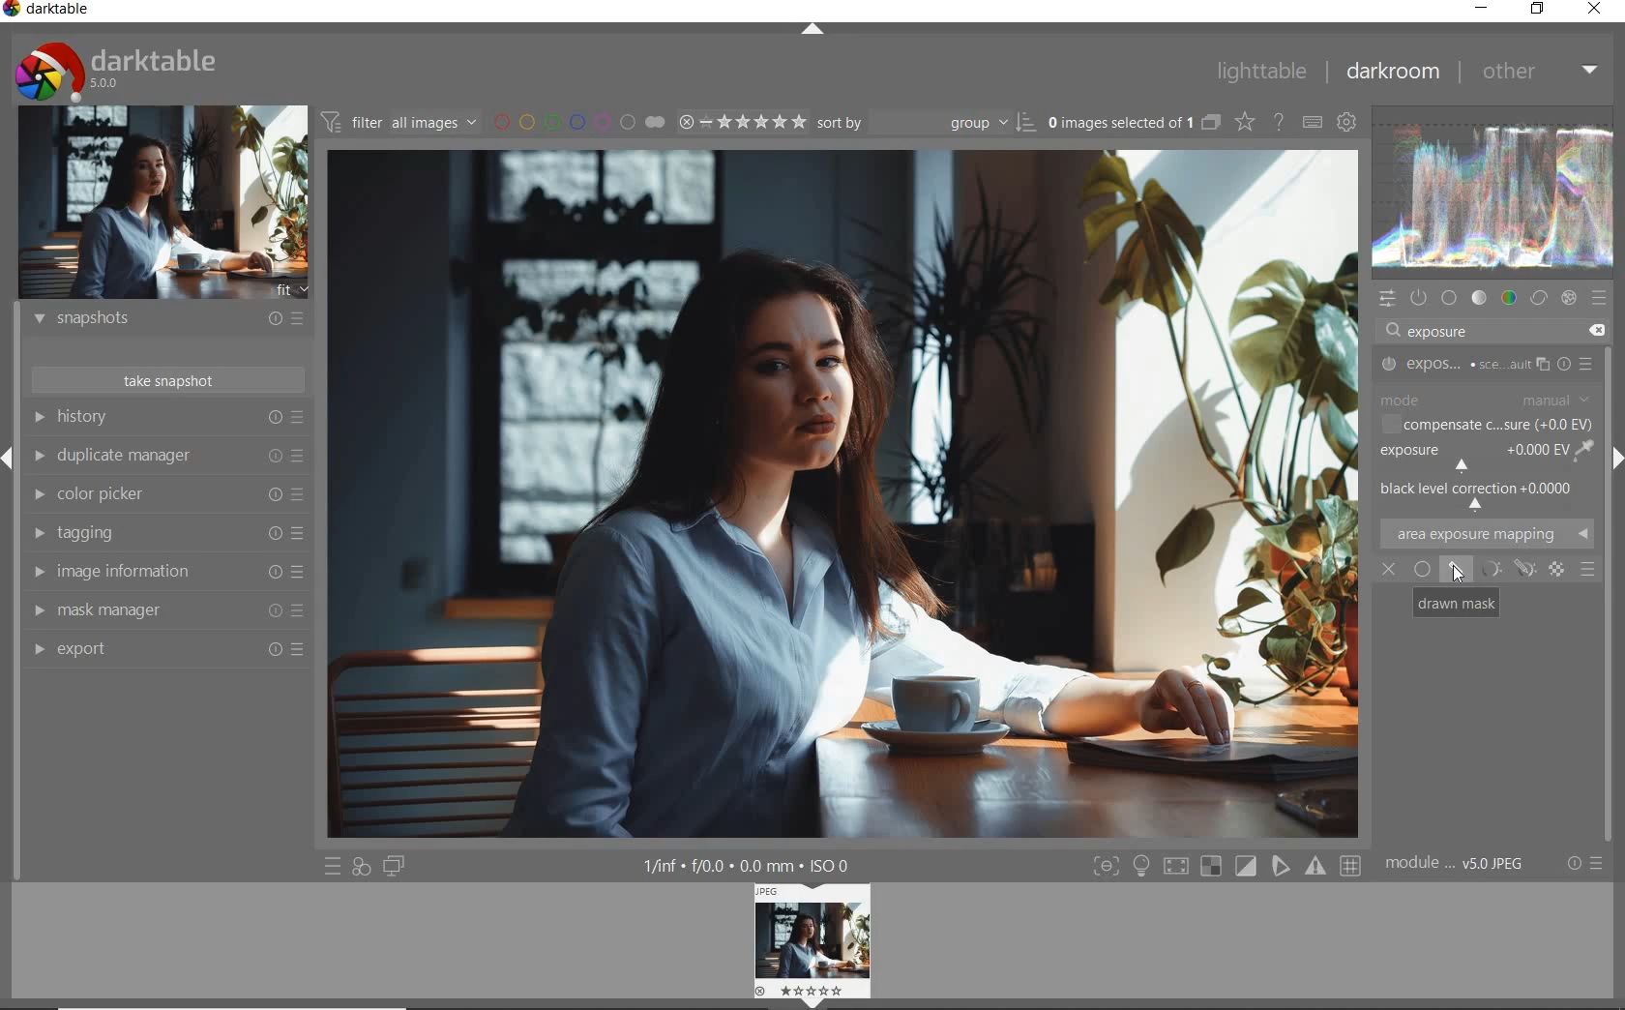  I want to click on toggle modes, so click(1227, 866).